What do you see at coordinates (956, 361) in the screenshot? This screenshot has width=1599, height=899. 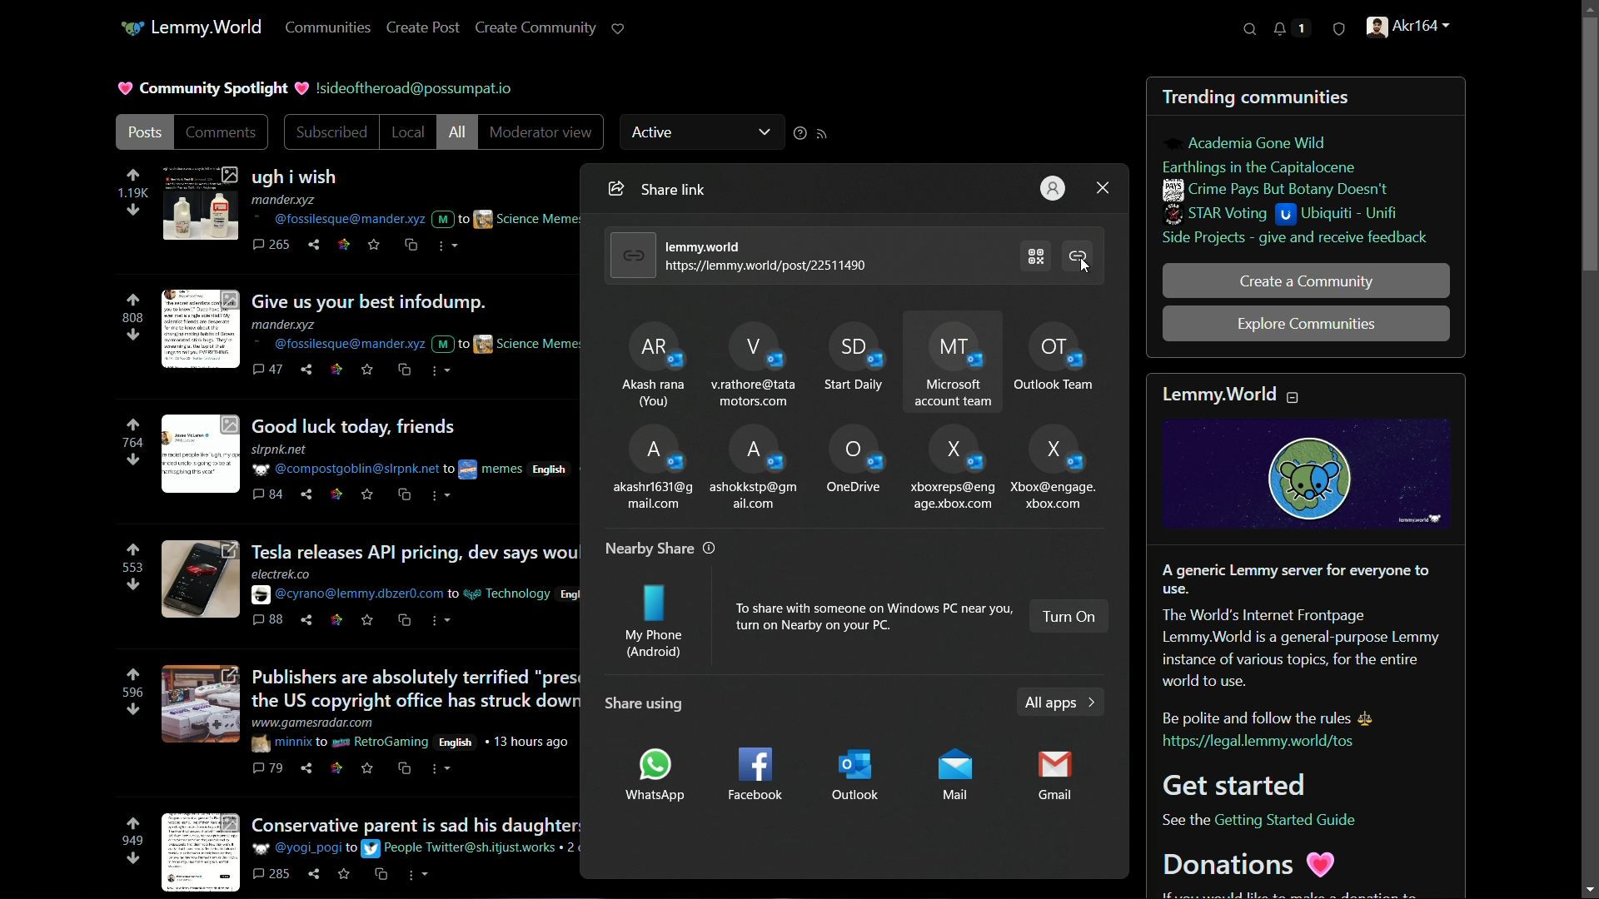 I see `microsoft account team` at bounding box center [956, 361].